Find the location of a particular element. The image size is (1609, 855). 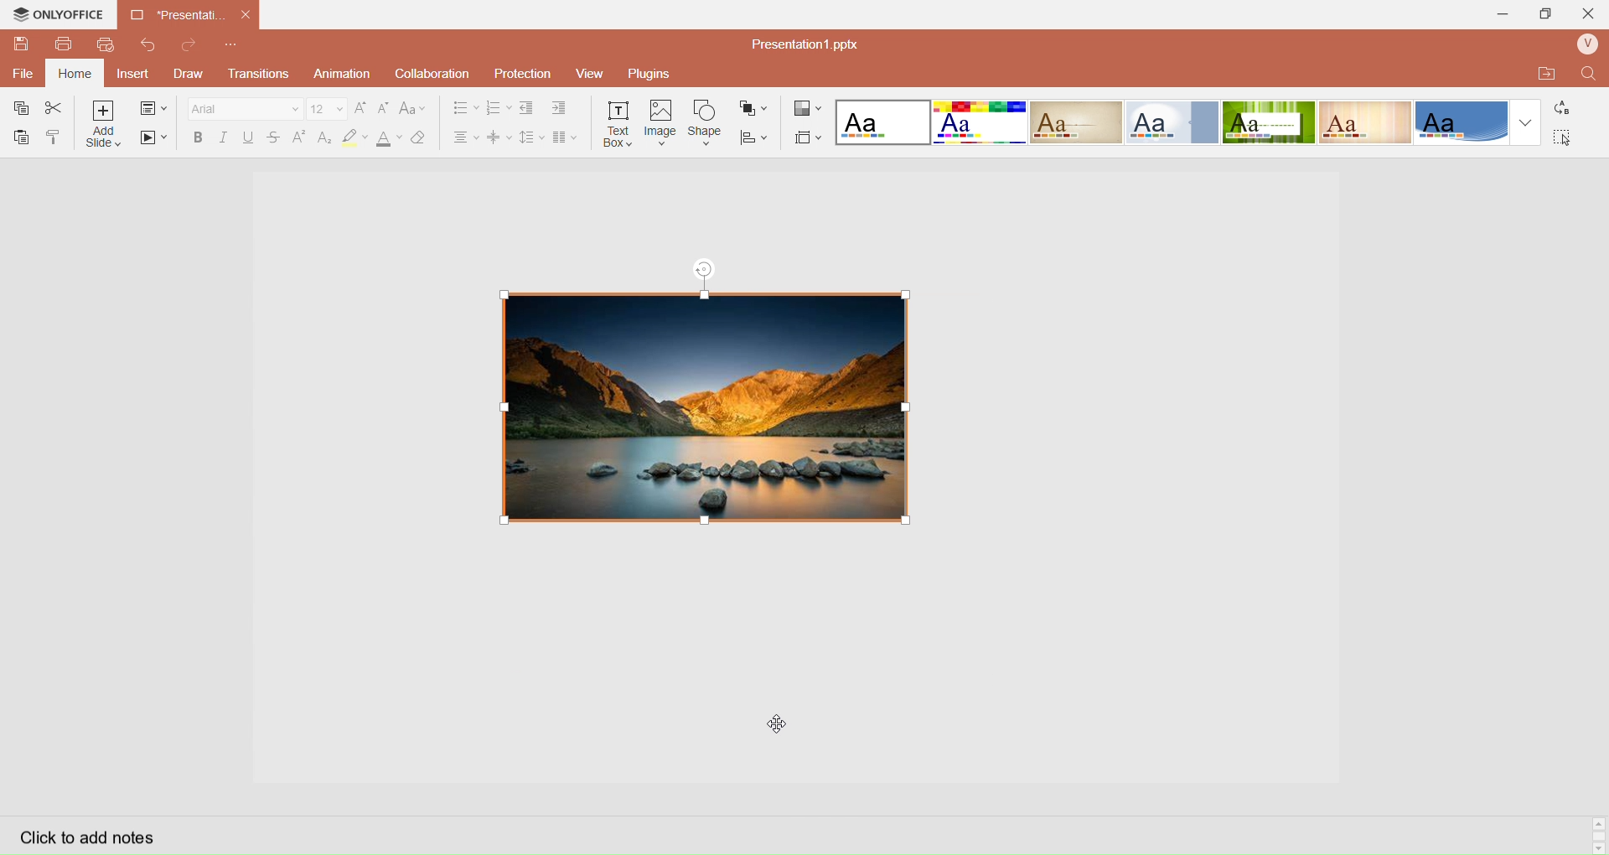

Transitions is located at coordinates (257, 74).